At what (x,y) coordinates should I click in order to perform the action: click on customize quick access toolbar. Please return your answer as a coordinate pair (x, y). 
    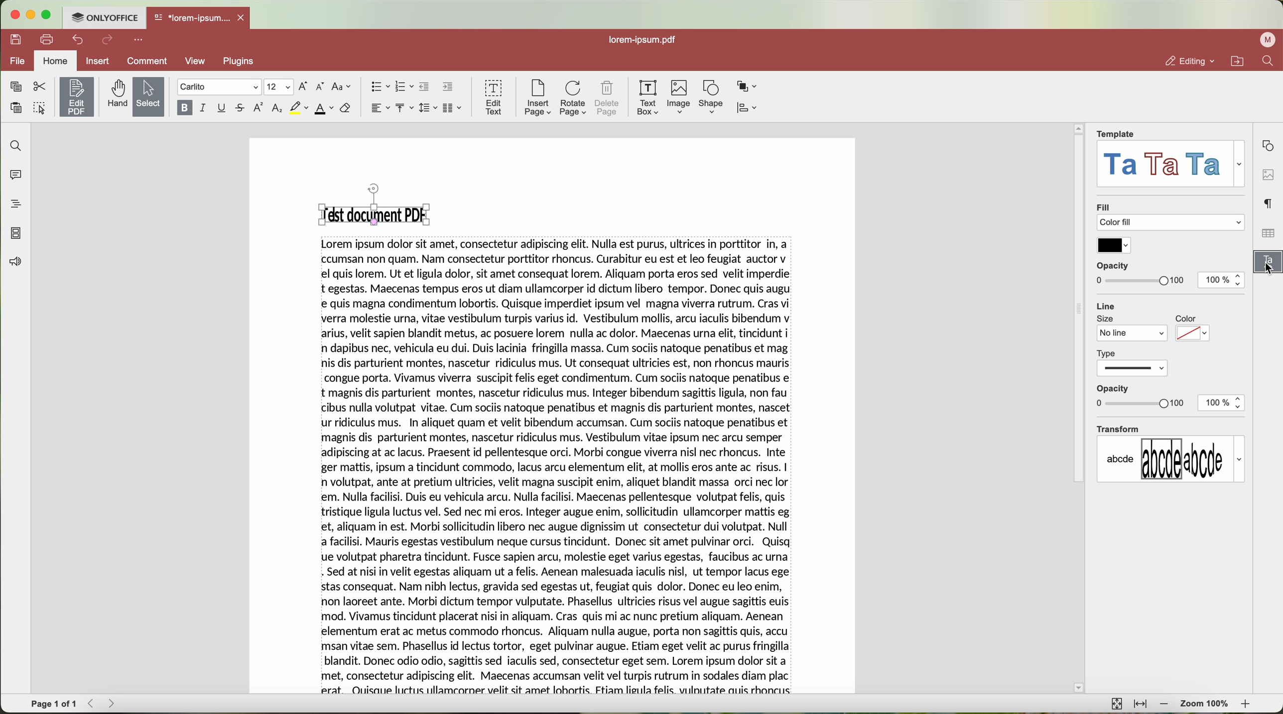
    Looking at the image, I should click on (139, 40).